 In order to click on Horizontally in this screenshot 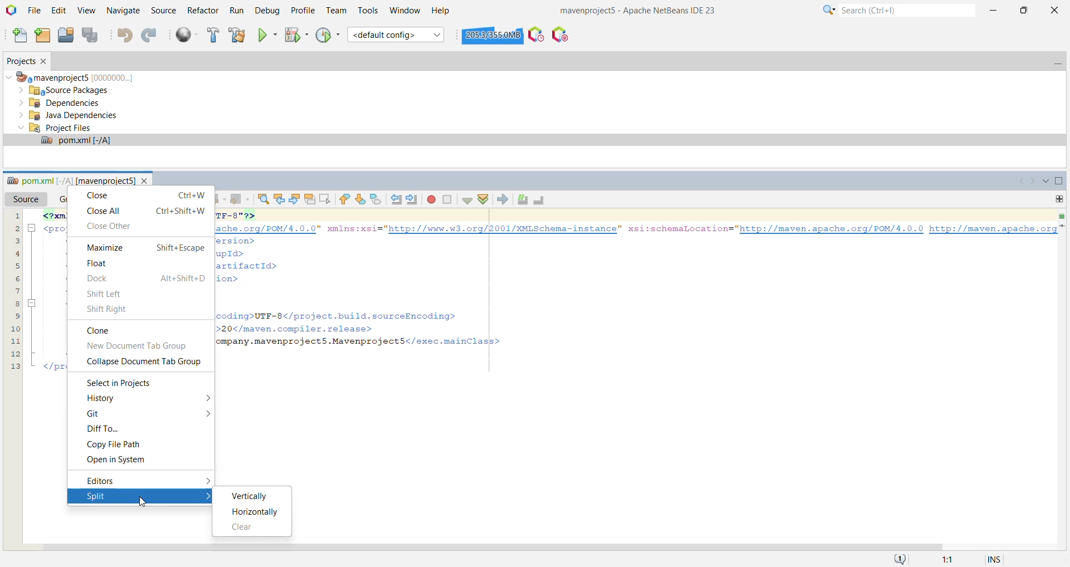, I will do `click(256, 512)`.